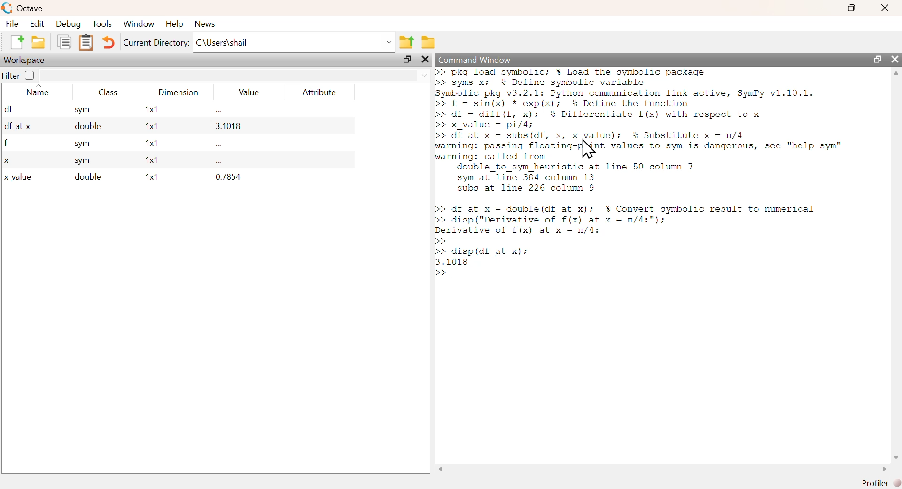  What do you see at coordinates (896, 73) in the screenshot?
I see `scroll up` at bounding box center [896, 73].